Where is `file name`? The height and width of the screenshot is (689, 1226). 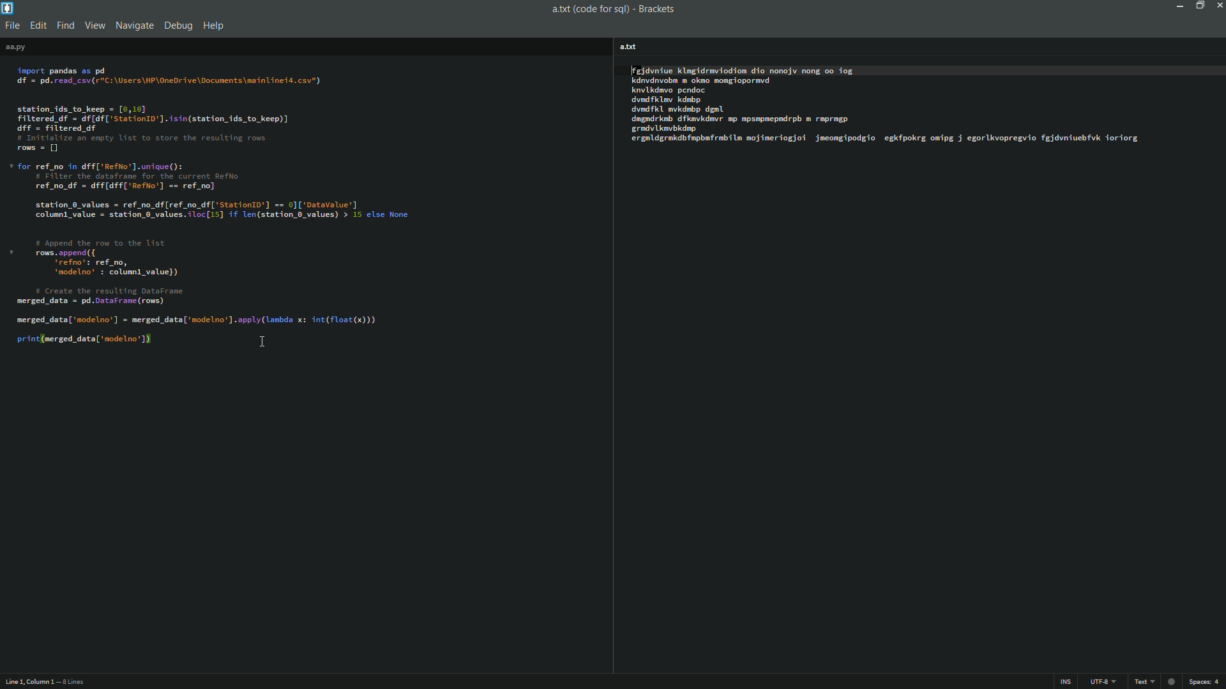 file name is located at coordinates (17, 48).